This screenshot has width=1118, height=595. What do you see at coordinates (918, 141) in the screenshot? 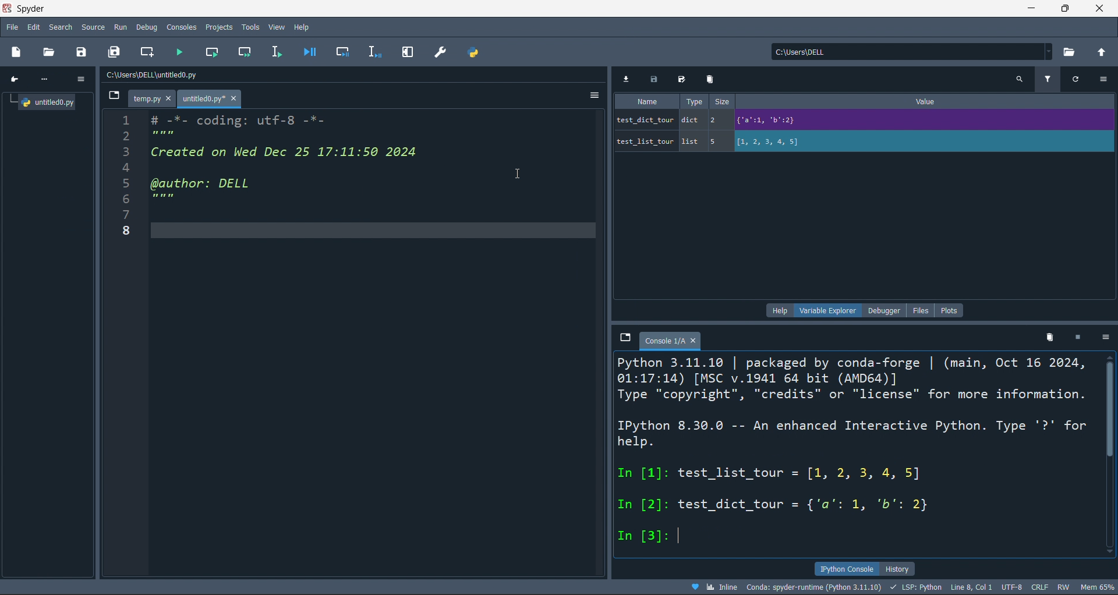
I see `value of variable` at bounding box center [918, 141].